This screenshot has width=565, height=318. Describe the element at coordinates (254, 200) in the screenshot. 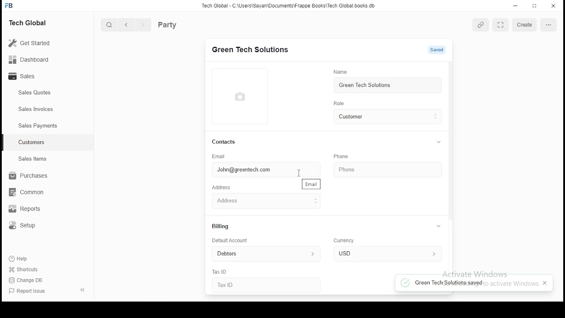

I see `address` at that location.